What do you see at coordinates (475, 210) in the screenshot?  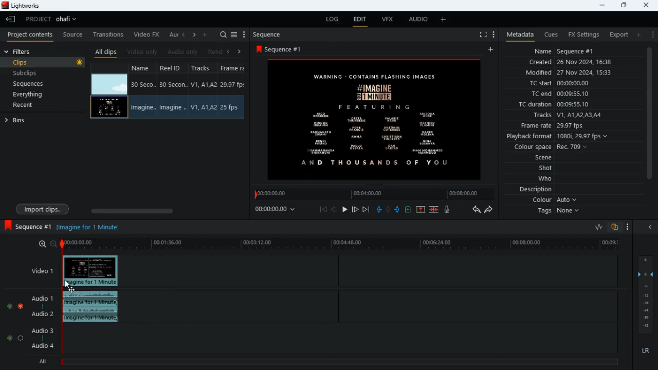 I see `backwards` at bounding box center [475, 210].